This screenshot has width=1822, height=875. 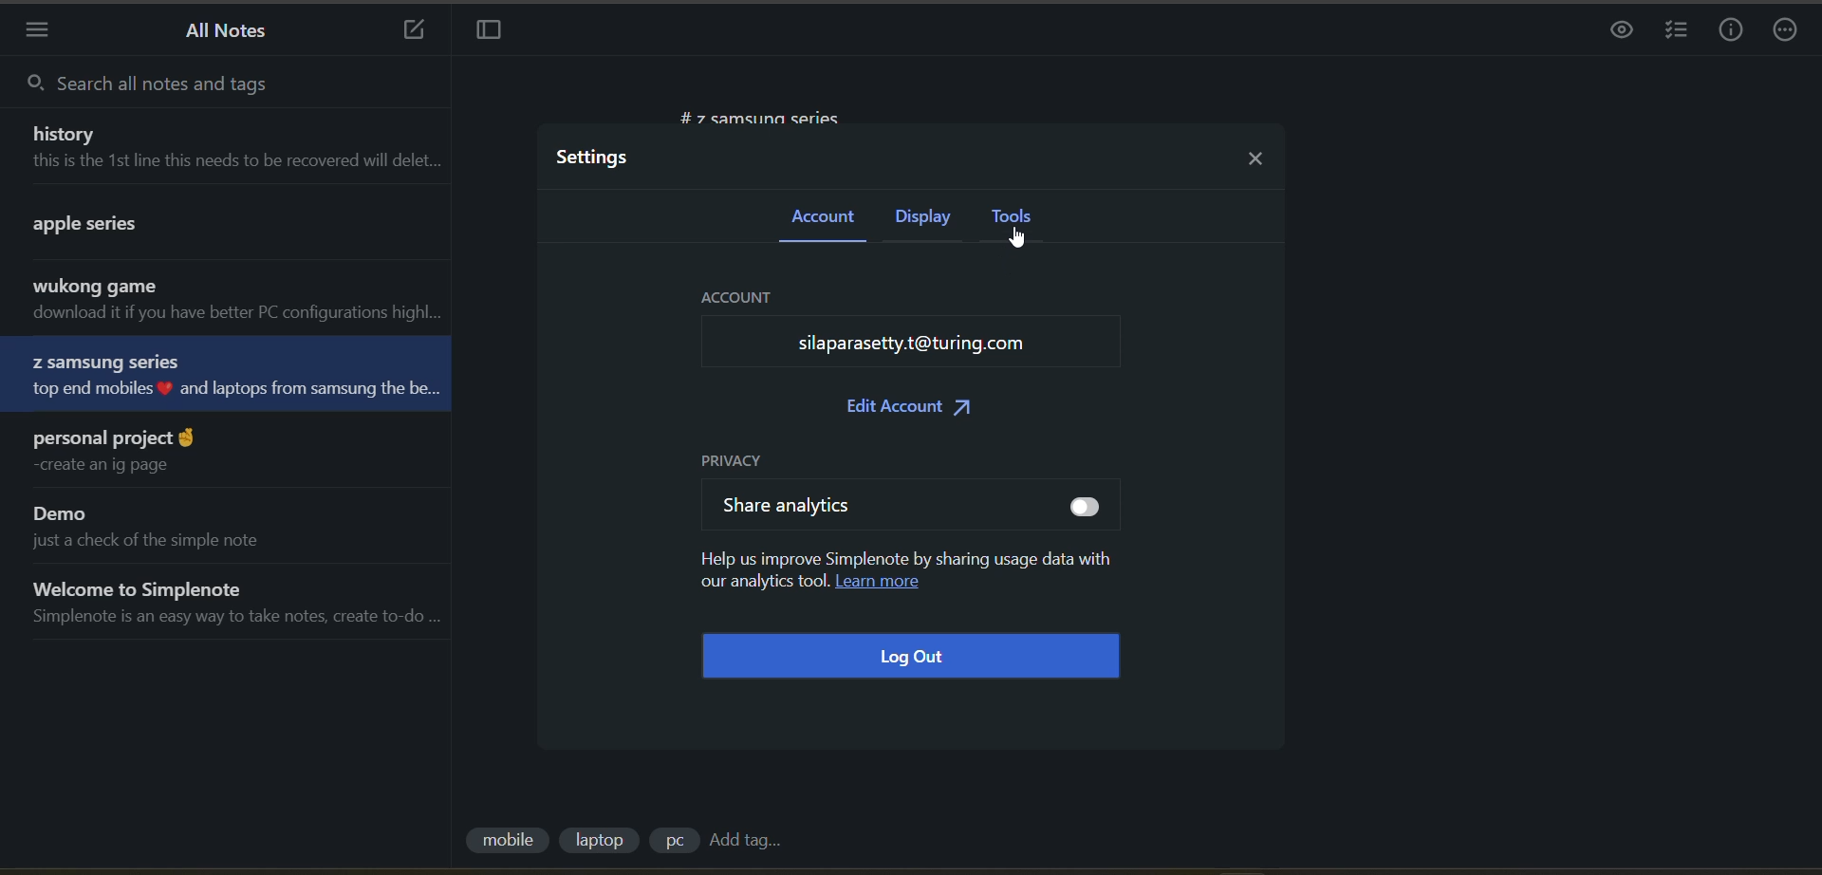 I want to click on privacy, so click(x=739, y=457).